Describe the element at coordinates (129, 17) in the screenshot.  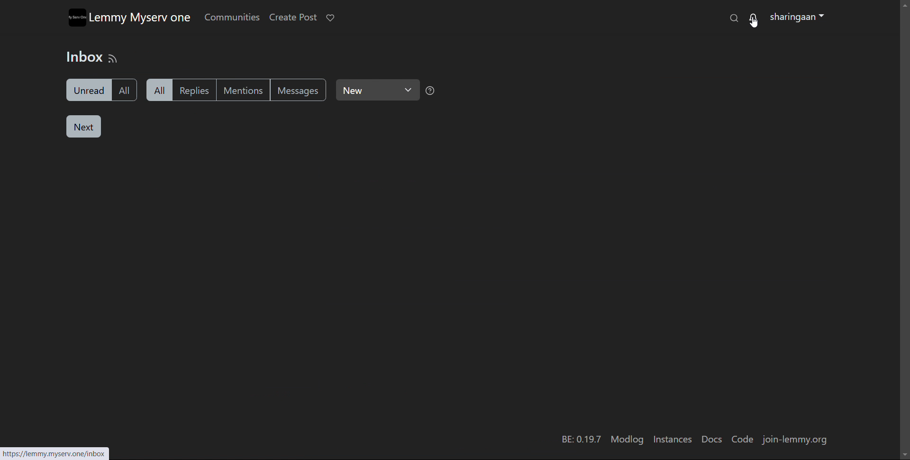
I see `Lemmy Myserv one logo and name` at that location.